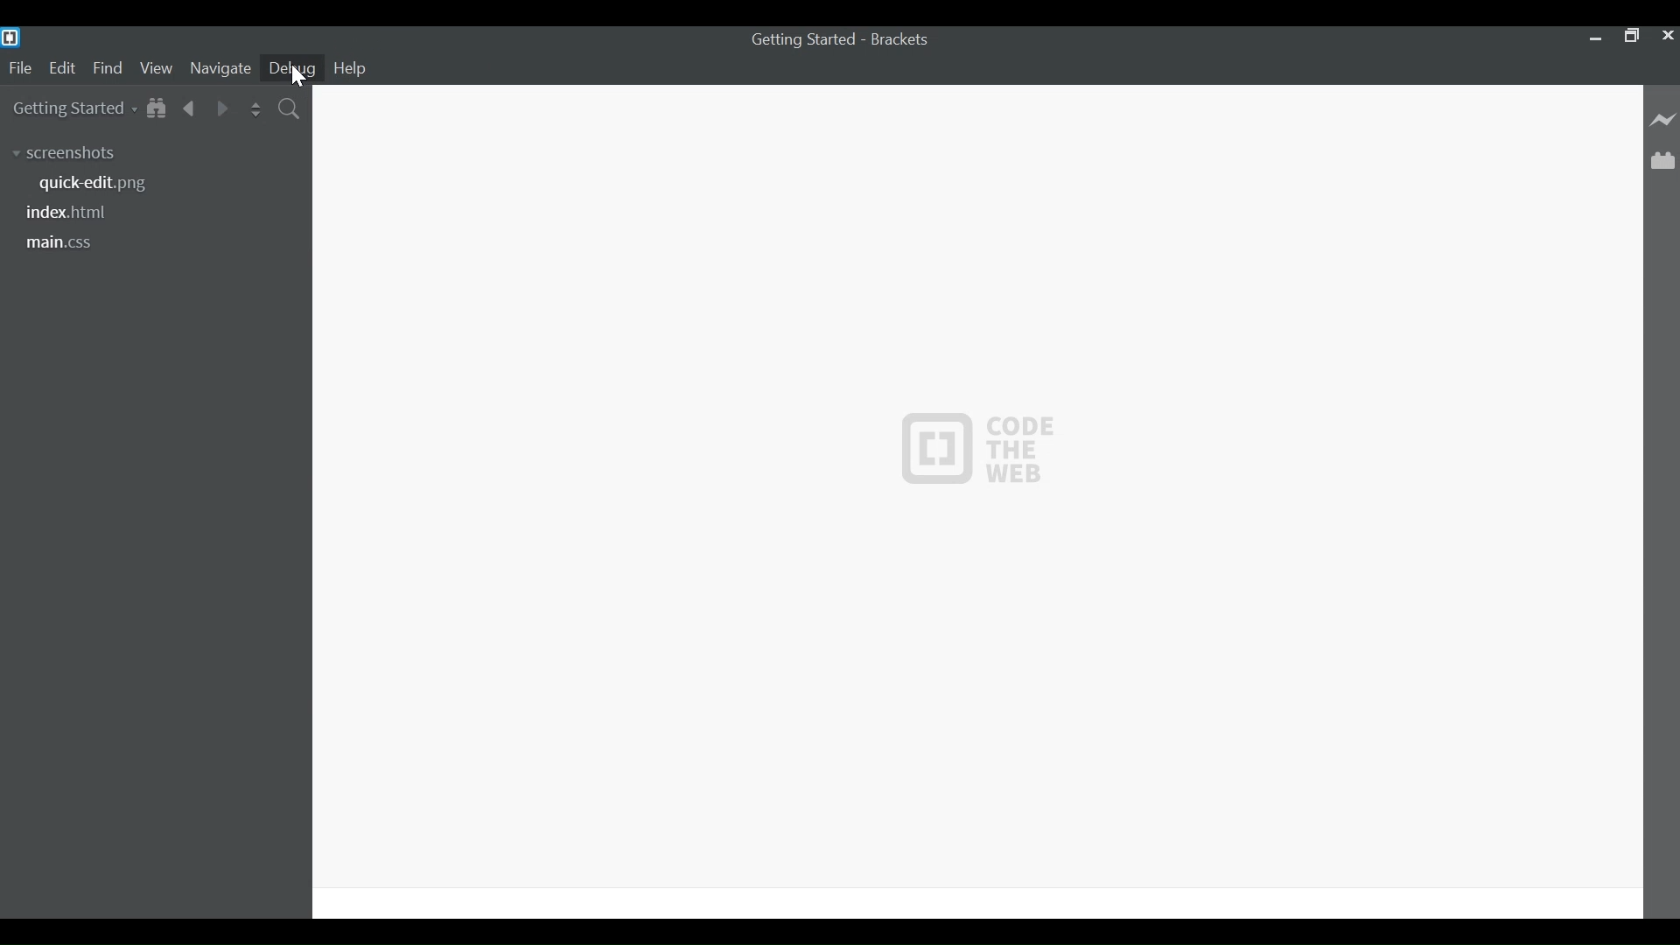 This screenshot has height=945, width=1680. What do you see at coordinates (1593, 34) in the screenshot?
I see `minimize` at bounding box center [1593, 34].